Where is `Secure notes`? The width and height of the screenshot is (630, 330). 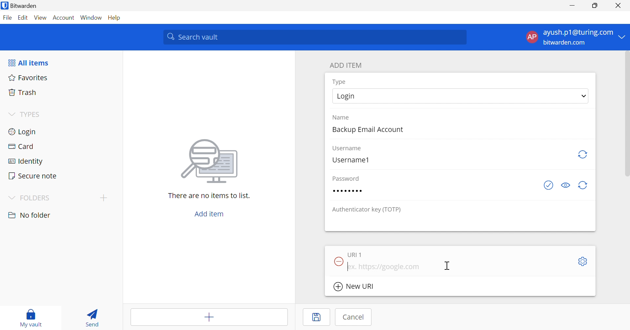 Secure notes is located at coordinates (33, 176).